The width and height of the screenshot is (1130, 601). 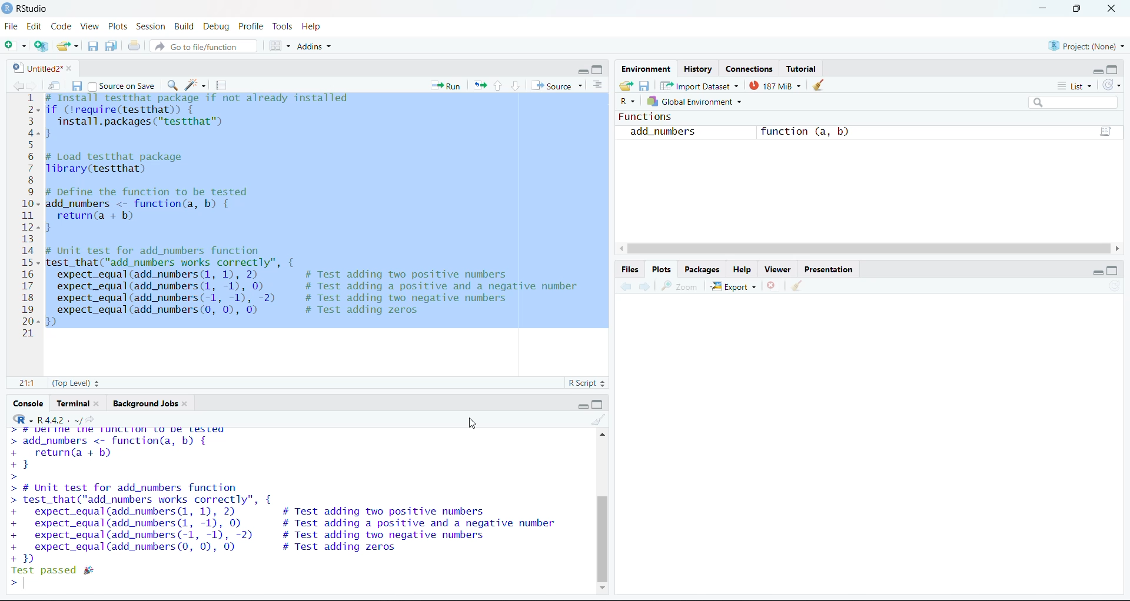 What do you see at coordinates (662, 131) in the screenshot?
I see `add_numbers` at bounding box center [662, 131].